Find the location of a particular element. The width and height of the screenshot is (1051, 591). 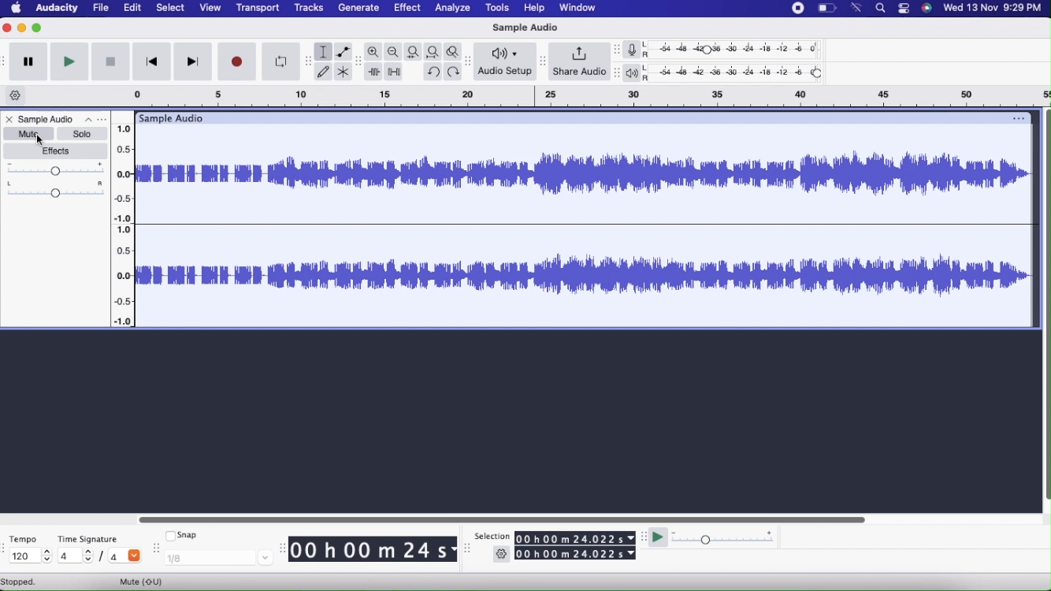

Window is located at coordinates (575, 8).